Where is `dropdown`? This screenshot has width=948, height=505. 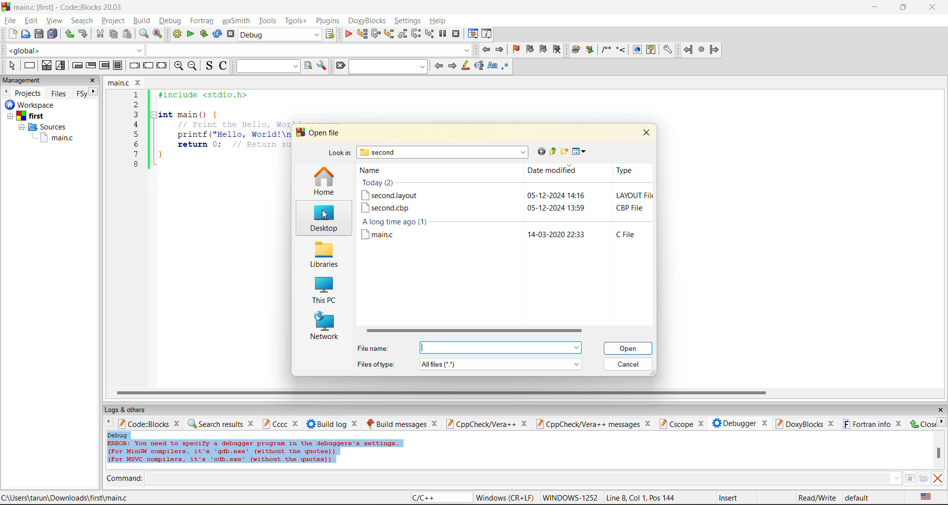
dropdown is located at coordinates (308, 50).